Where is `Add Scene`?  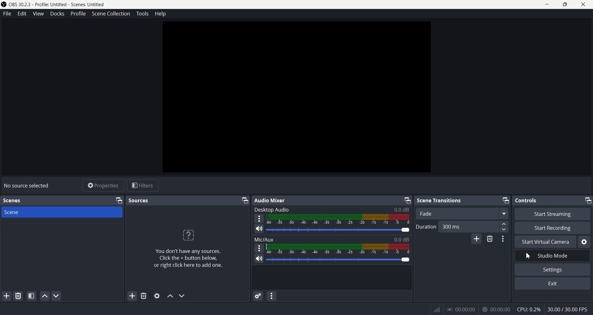
Add Scene is located at coordinates (5, 296).